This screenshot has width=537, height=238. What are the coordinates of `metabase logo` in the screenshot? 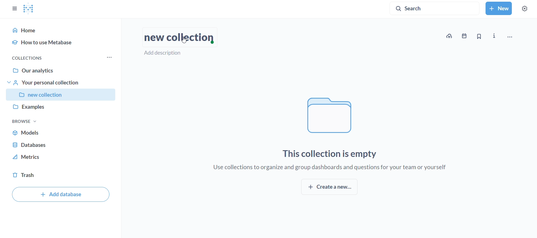 It's located at (29, 9).